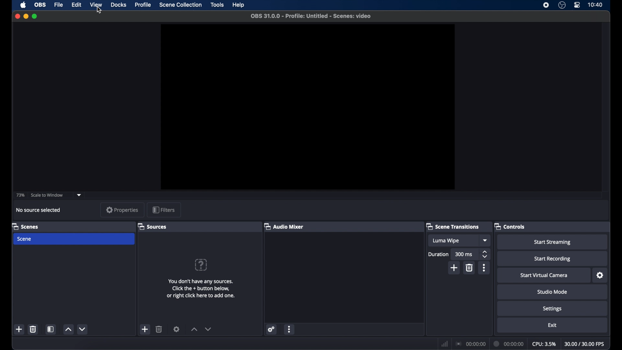  Describe the element at coordinates (180, 5) in the screenshot. I see `scene collection` at that location.